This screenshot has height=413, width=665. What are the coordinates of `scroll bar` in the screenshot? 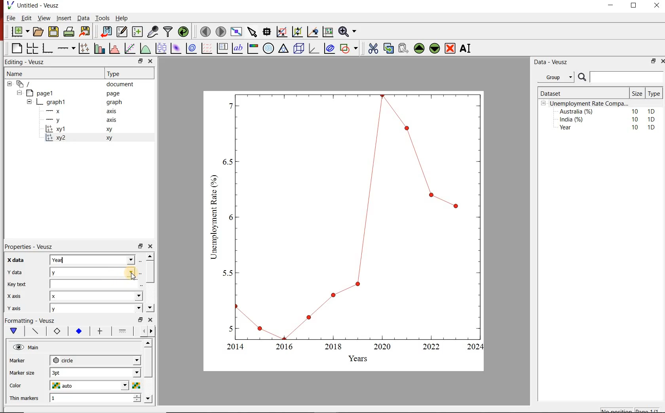 It's located at (150, 271).